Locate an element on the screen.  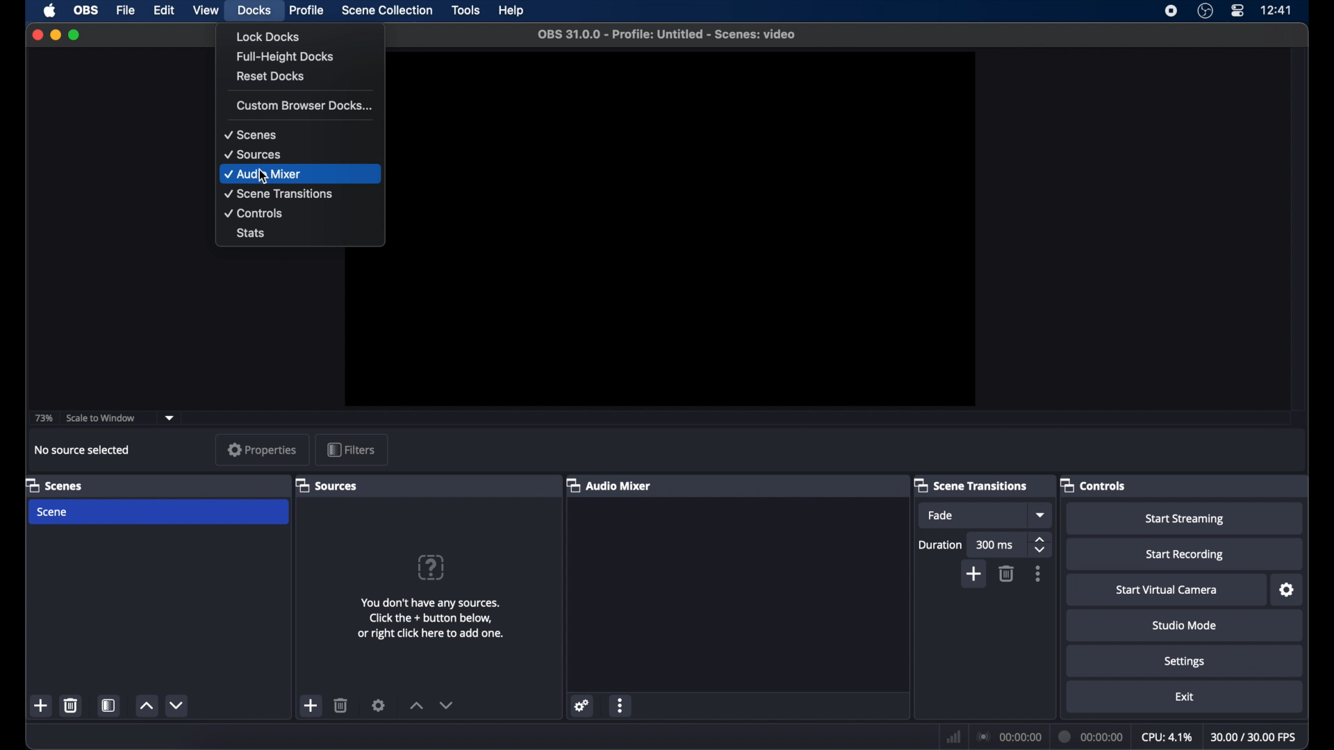
profile is located at coordinates (308, 10).